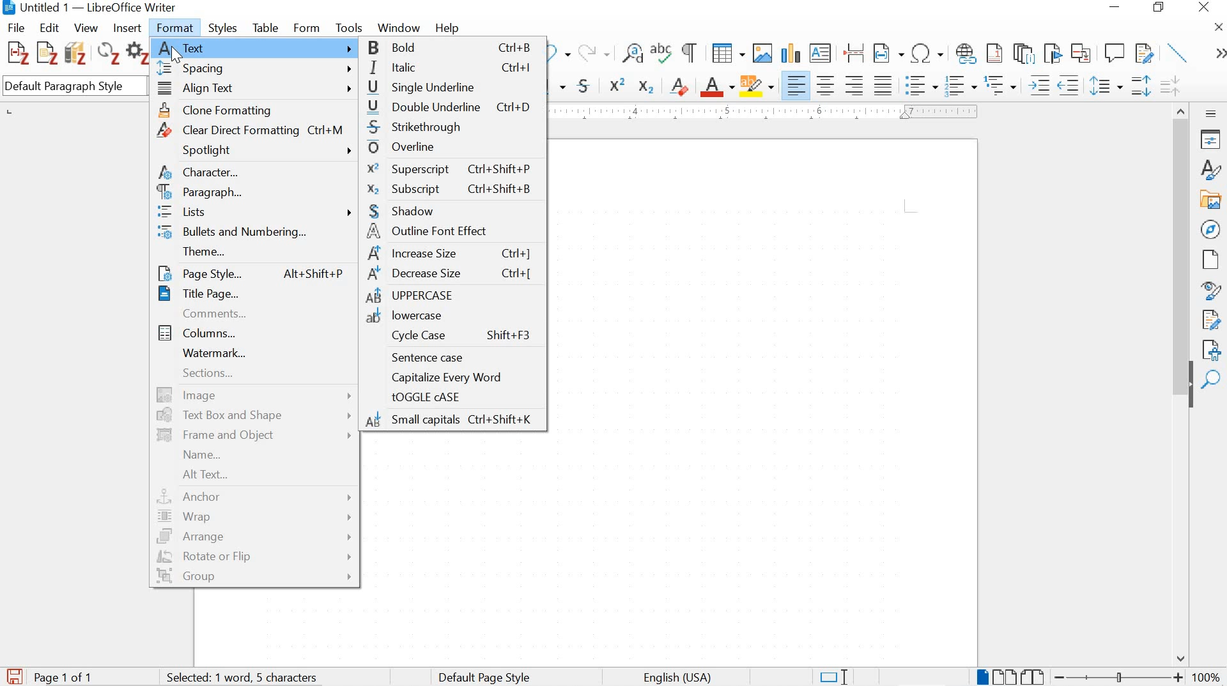 This screenshot has width=1227, height=686. What do you see at coordinates (1207, 676) in the screenshot?
I see `zoom factor-100%` at bounding box center [1207, 676].